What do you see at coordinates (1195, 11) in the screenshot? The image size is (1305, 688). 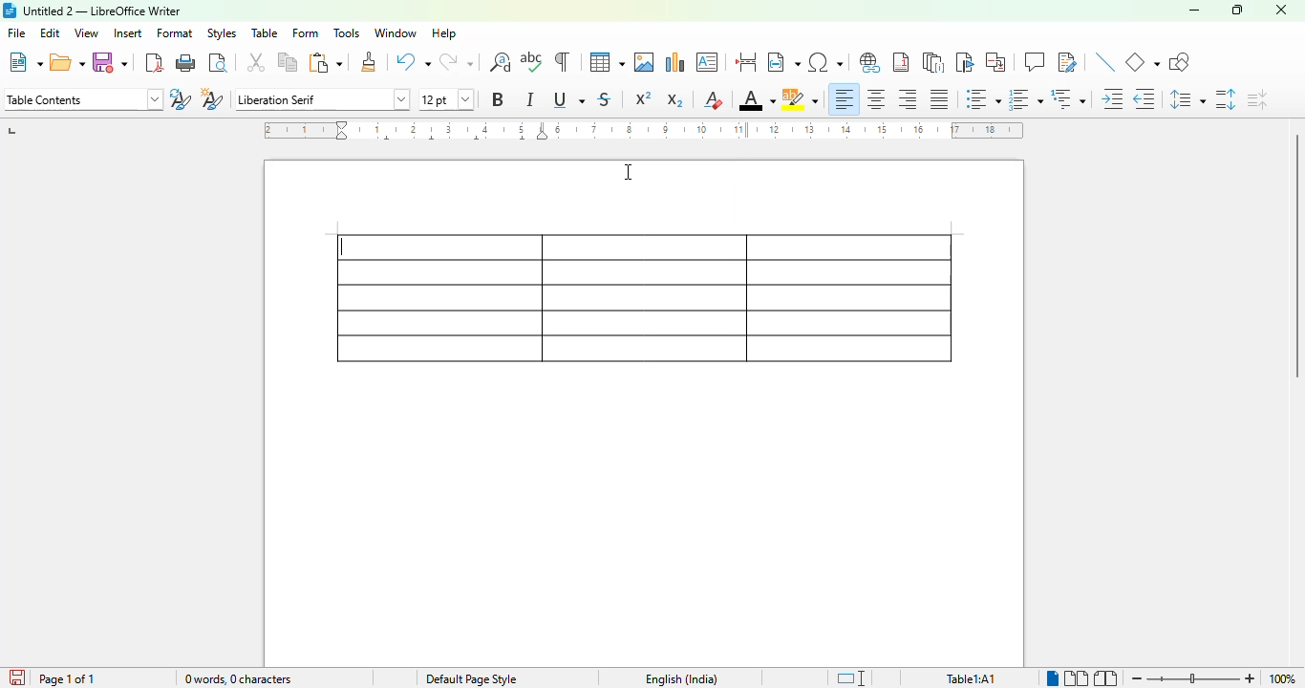 I see `minimize` at bounding box center [1195, 11].